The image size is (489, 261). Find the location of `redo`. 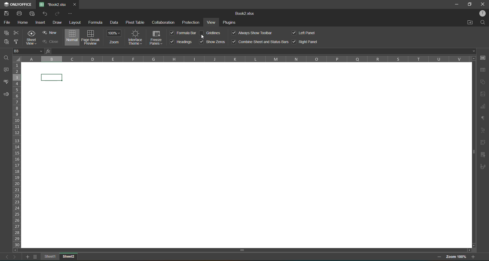

redo is located at coordinates (57, 13).